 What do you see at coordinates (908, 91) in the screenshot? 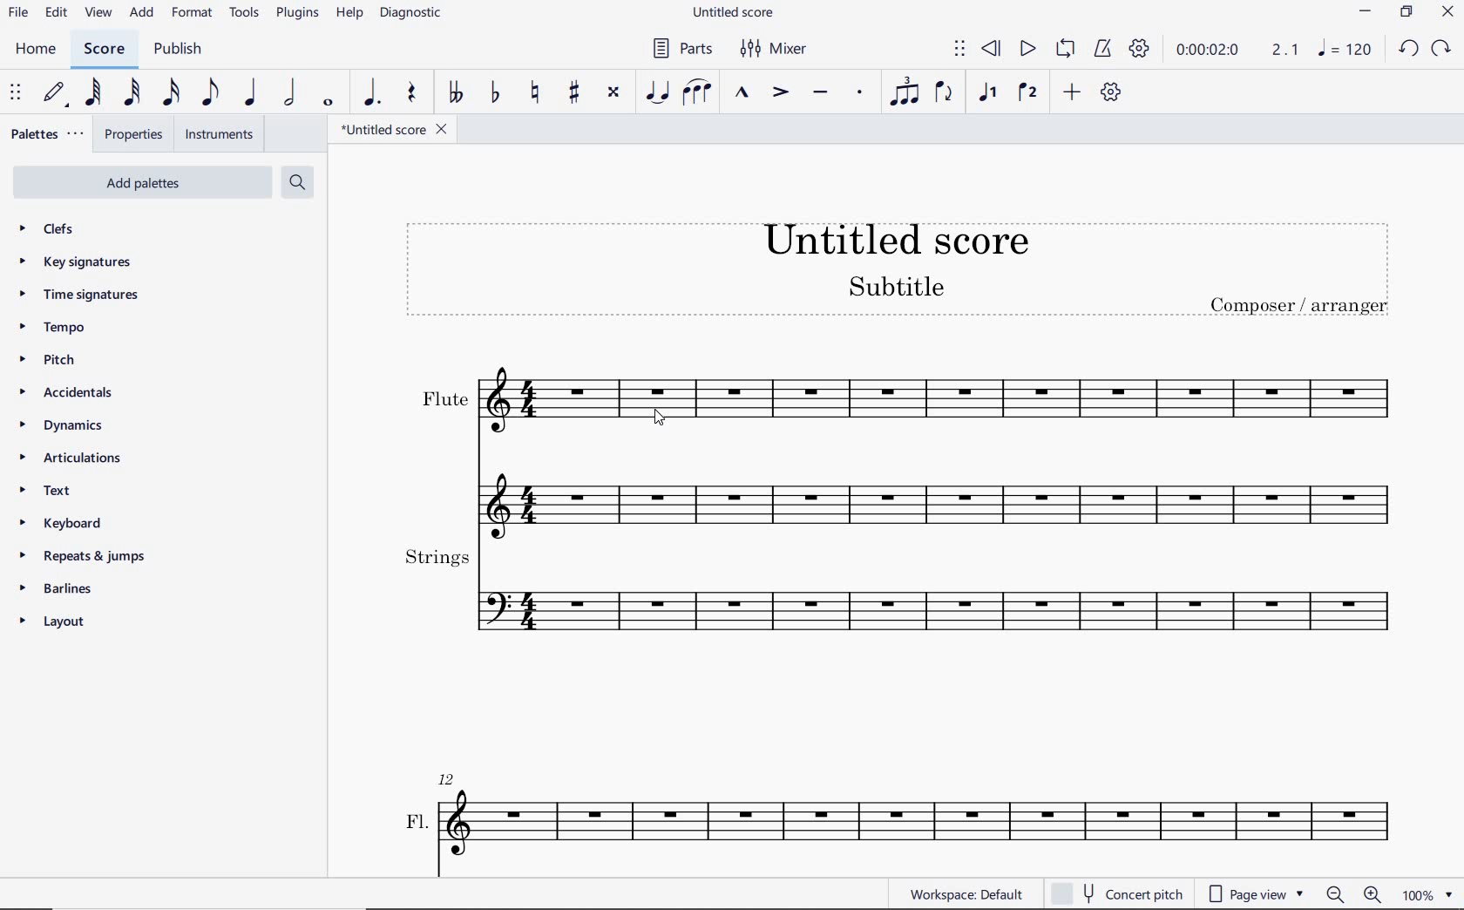
I see `TUPLET` at bounding box center [908, 91].